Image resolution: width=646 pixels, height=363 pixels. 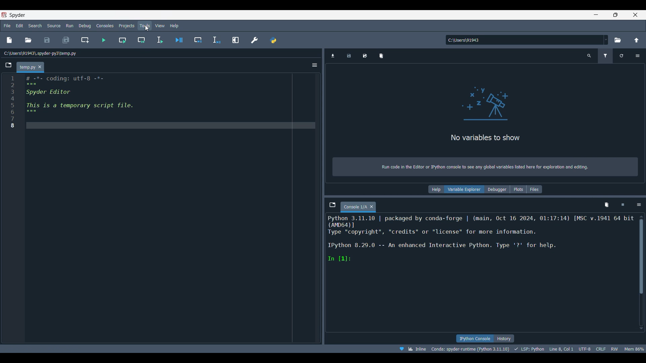 I want to click on Save all files, so click(x=66, y=40).